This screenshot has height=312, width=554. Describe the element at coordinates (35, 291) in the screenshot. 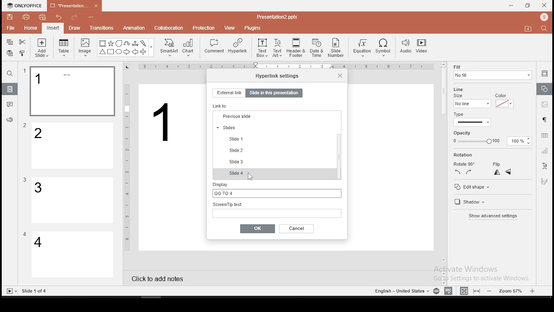

I see `` at that location.